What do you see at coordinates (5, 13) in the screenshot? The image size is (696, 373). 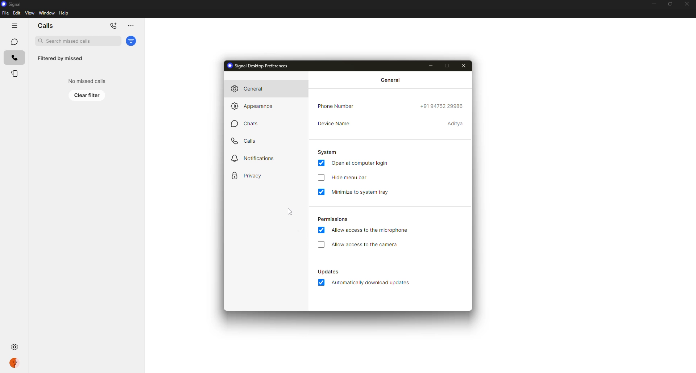 I see `file` at bounding box center [5, 13].